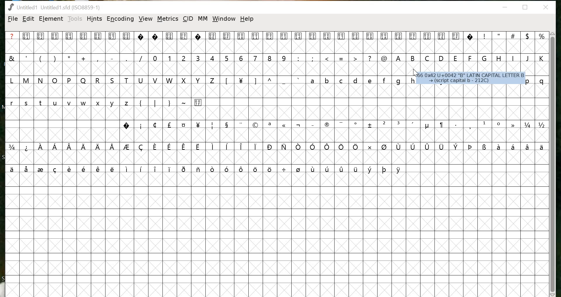 The height and width of the screenshot is (297, 561). Describe the element at coordinates (414, 73) in the screenshot. I see `cursor position at glyph B slot` at that location.